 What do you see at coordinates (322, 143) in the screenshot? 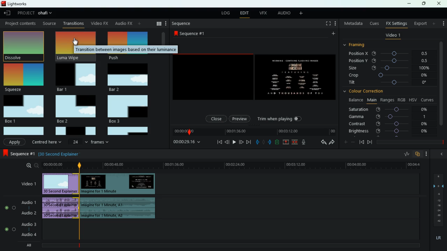
I see `back` at bounding box center [322, 143].